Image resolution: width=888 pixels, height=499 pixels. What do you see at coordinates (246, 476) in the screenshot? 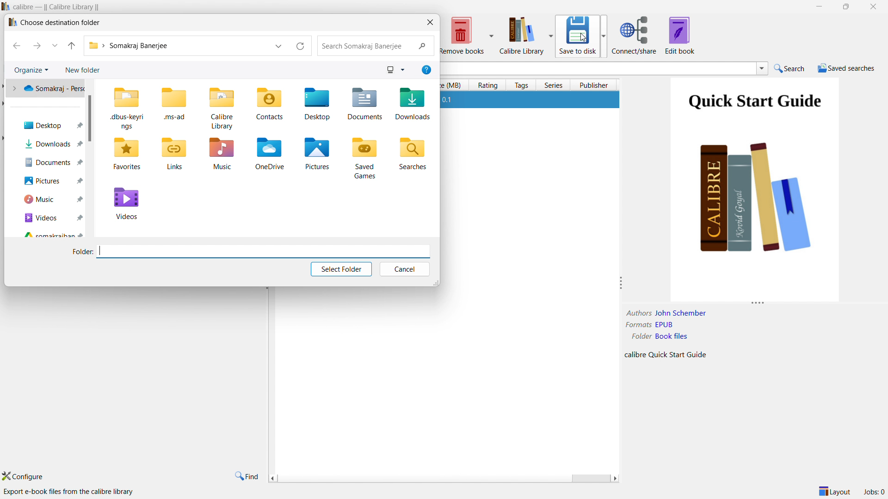
I see `find` at bounding box center [246, 476].